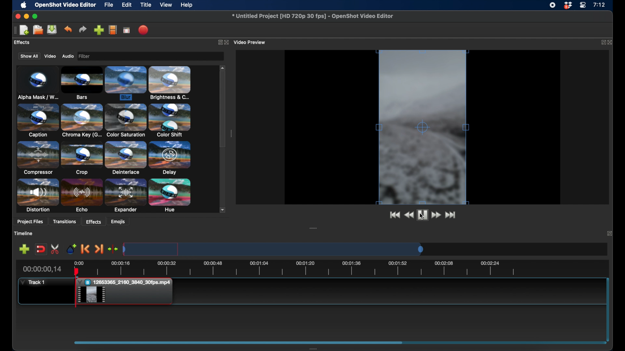 This screenshot has height=351, width=625. What do you see at coordinates (170, 120) in the screenshot?
I see `color shift` at bounding box center [170, 120].